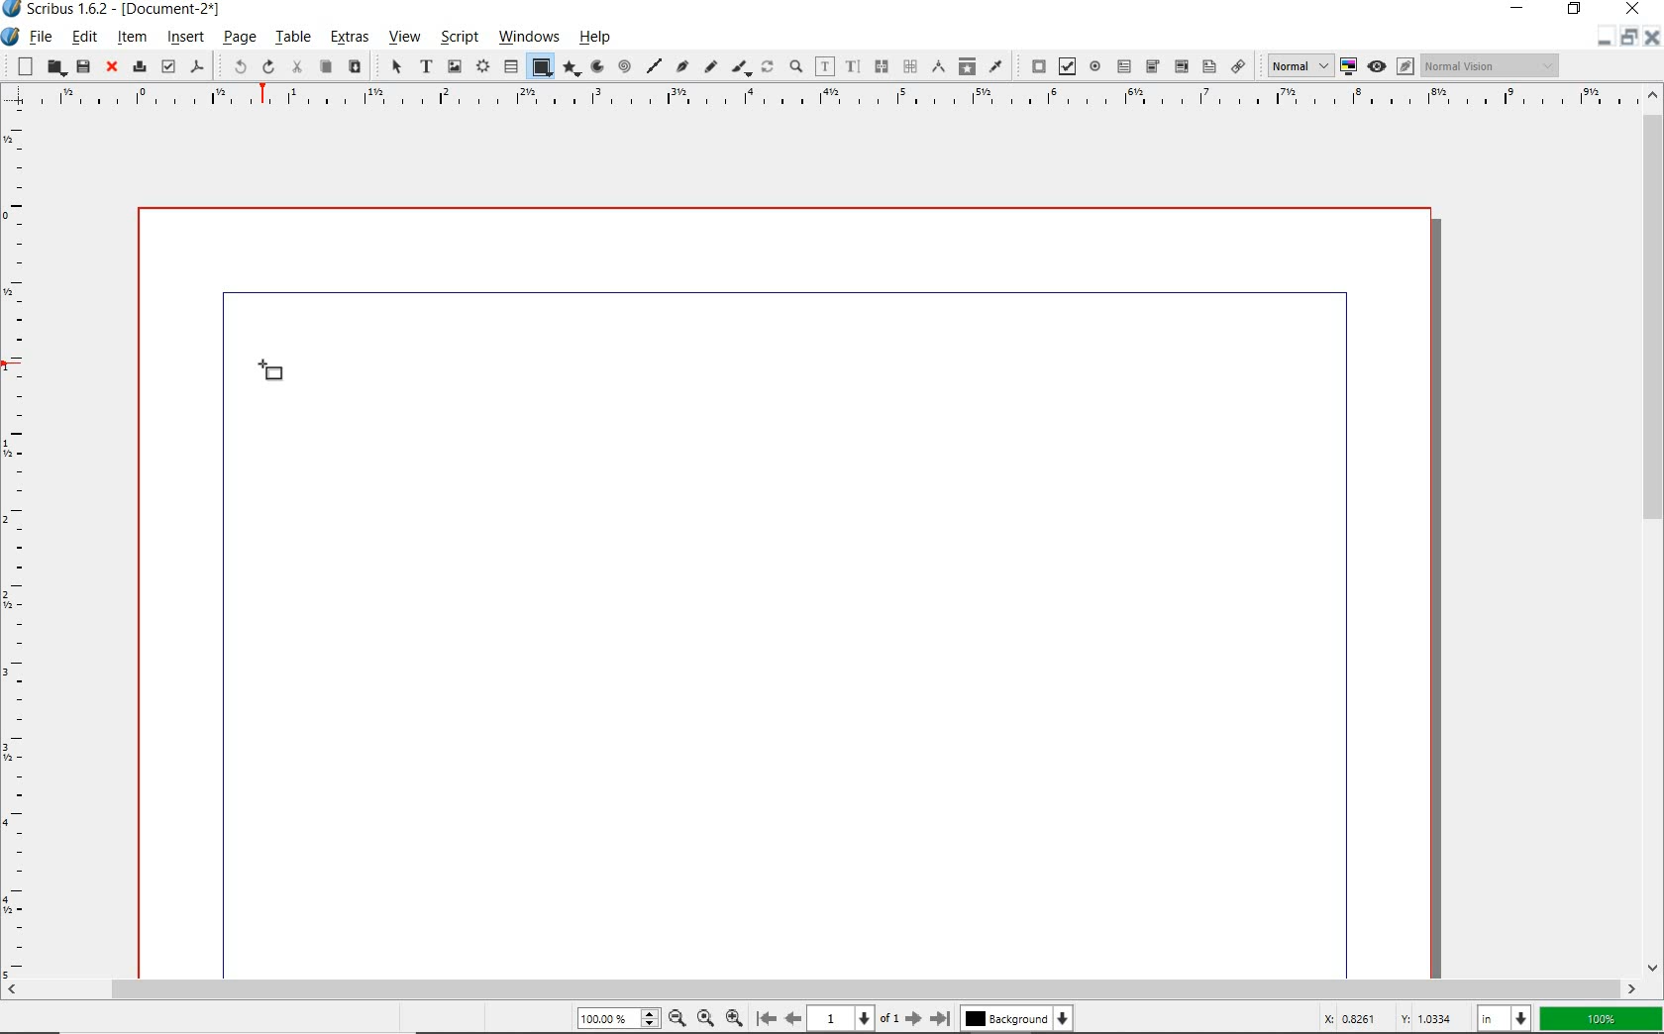 The height and width of the screenshot is (1034, 1664). I want to click on view, so click(406, 38).